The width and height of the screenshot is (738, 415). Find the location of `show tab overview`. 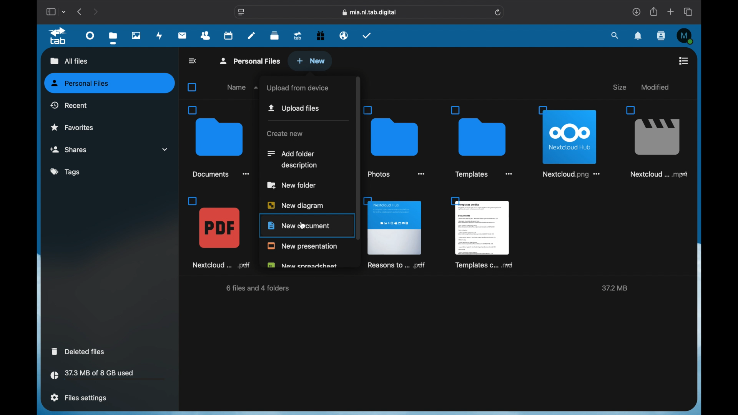

show tab overview is located at coordinates (689, 12).